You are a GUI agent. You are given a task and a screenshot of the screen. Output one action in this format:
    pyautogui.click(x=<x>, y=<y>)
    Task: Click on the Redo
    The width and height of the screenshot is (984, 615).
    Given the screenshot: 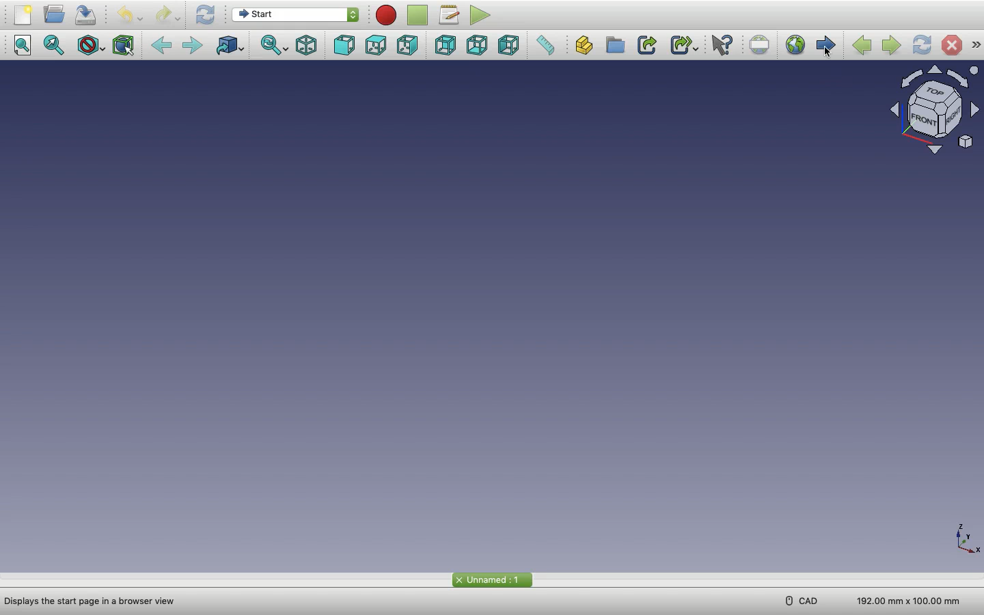 What is the action you would take?
    pyautogui.click(x=168, y=15)
    